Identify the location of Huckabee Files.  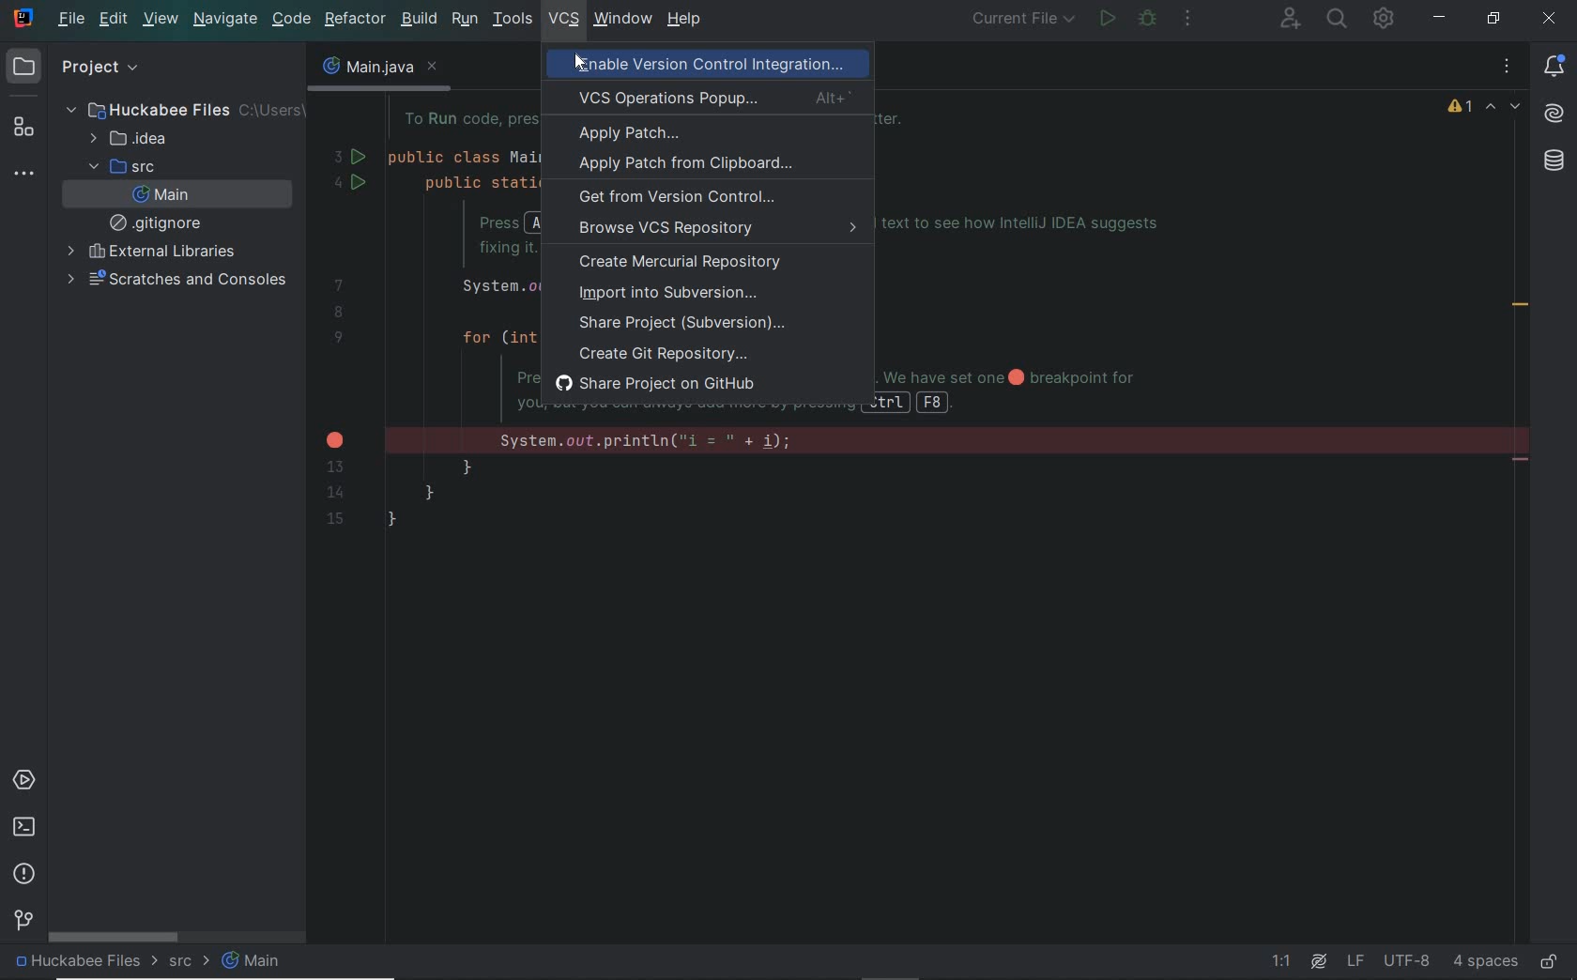
(178, 109).